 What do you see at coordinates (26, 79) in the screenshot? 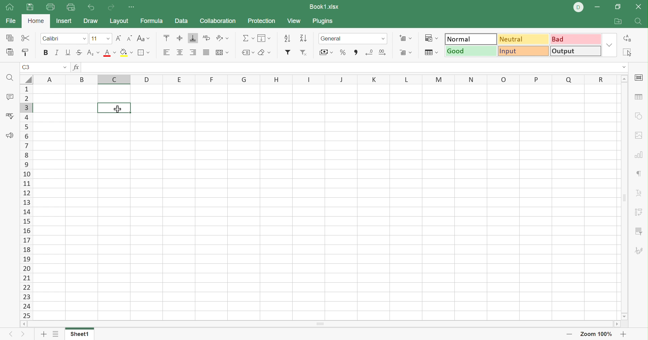
I see `select all cells` at bounding box center [26, 79].